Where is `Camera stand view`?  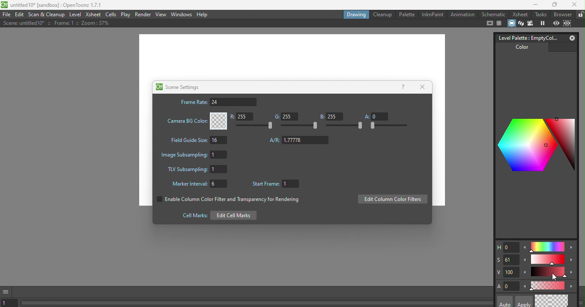 Camera stand view is located at coordinates (511, 23).